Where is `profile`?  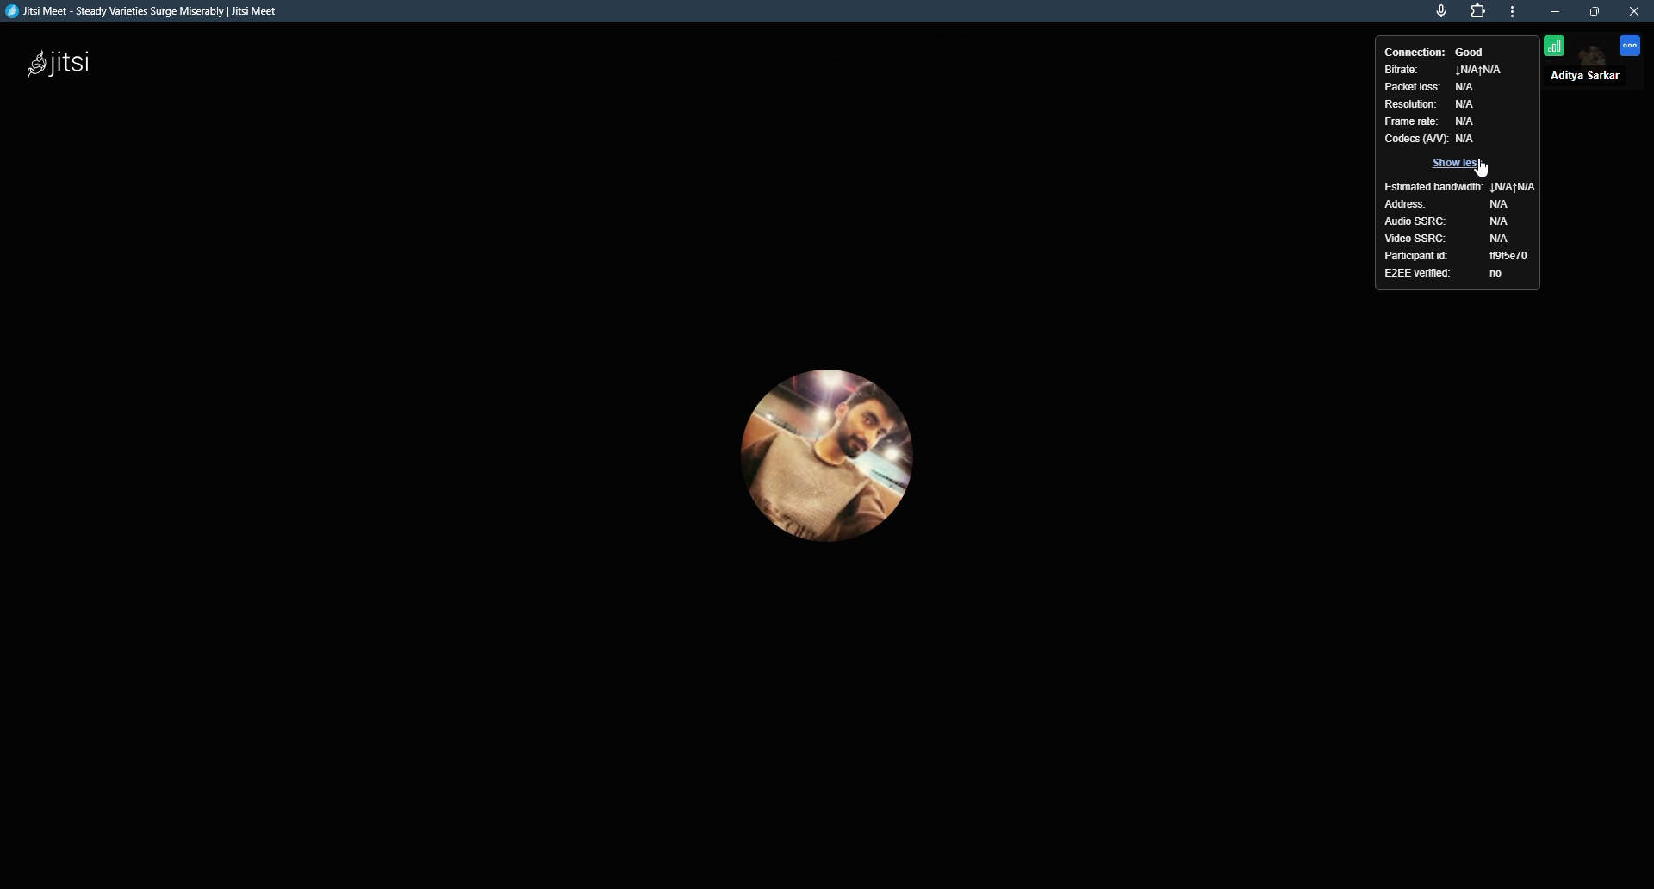 profile is located at coordinates (1590, 79).